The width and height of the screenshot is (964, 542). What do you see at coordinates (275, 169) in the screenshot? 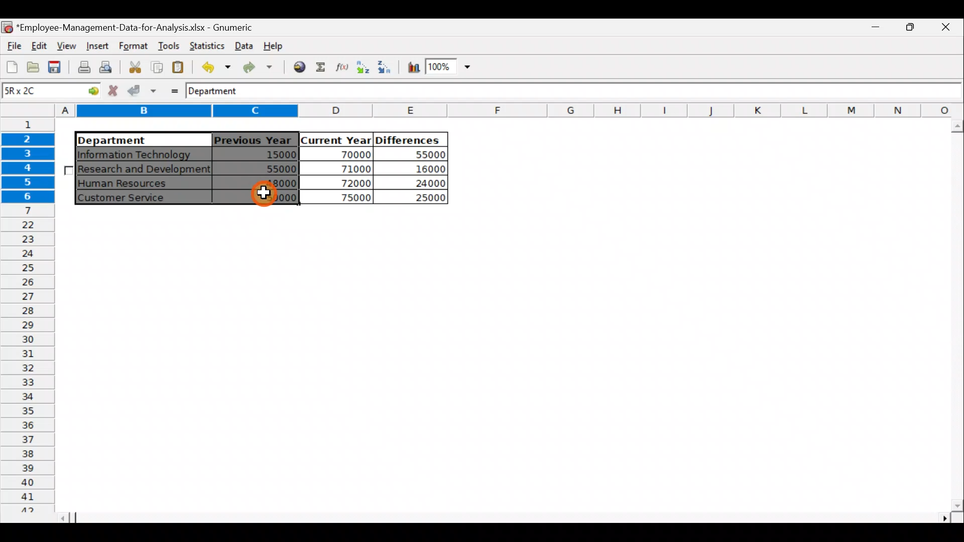
I see `55000` at bounding box center [275, 169].